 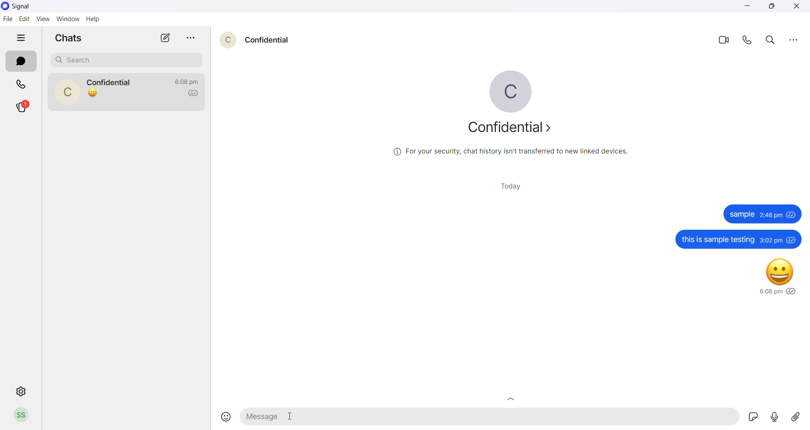 What do you see at coordinates (21, 63) in the screenshot?
I see `chats` at bounding box center [21, 63].